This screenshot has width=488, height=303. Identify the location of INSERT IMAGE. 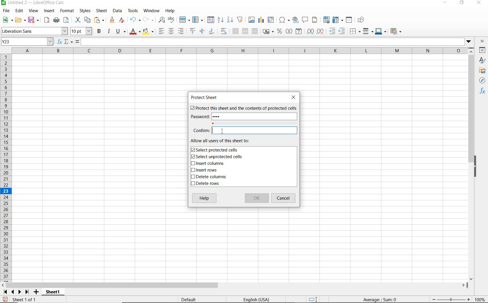
(252, 19).